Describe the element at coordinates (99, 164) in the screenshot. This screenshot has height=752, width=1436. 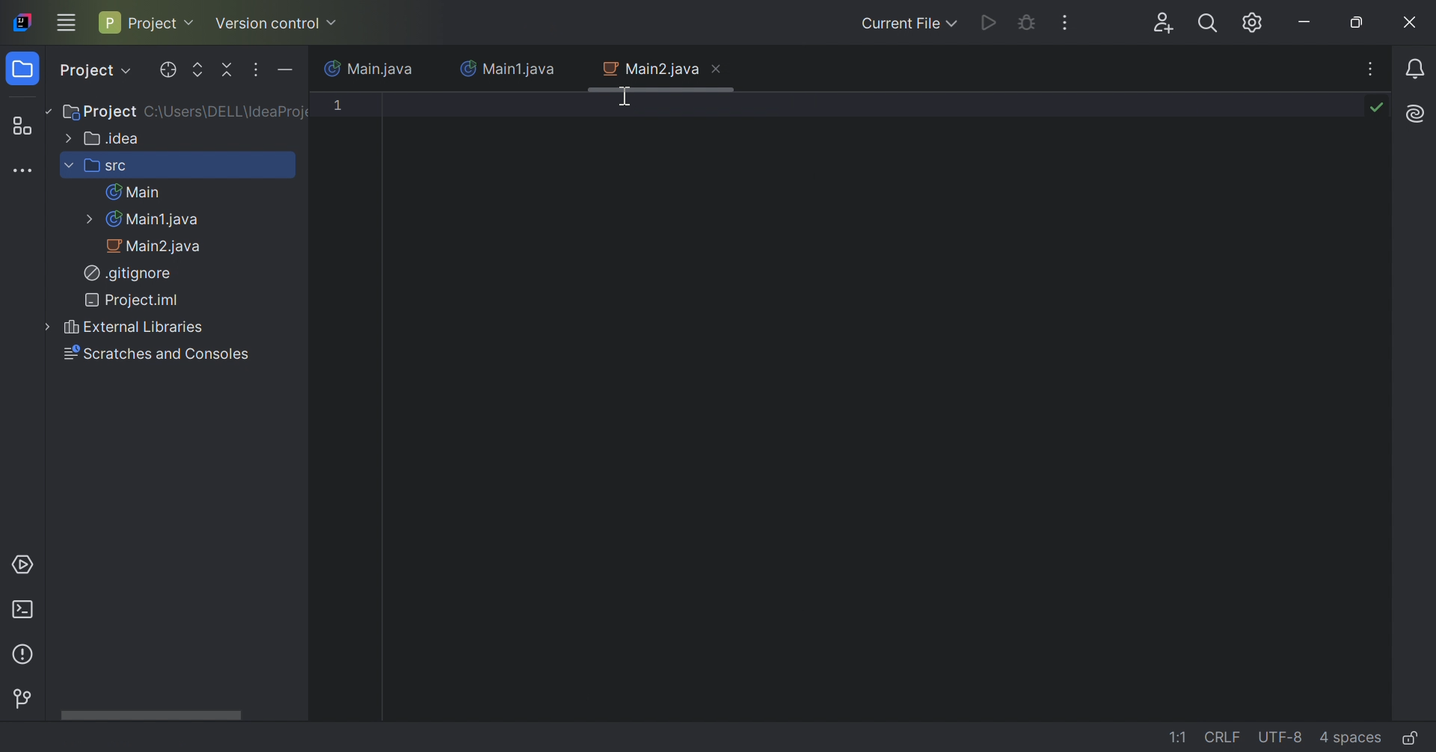
I see `src` at that location.